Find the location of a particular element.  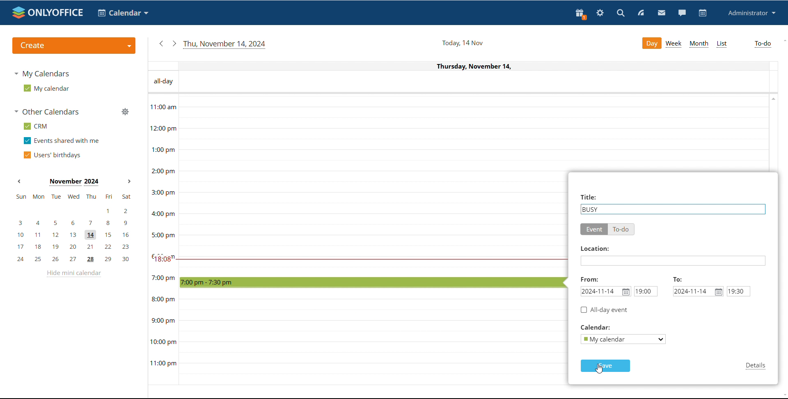

scroll up is located at coordinates (772, 99).